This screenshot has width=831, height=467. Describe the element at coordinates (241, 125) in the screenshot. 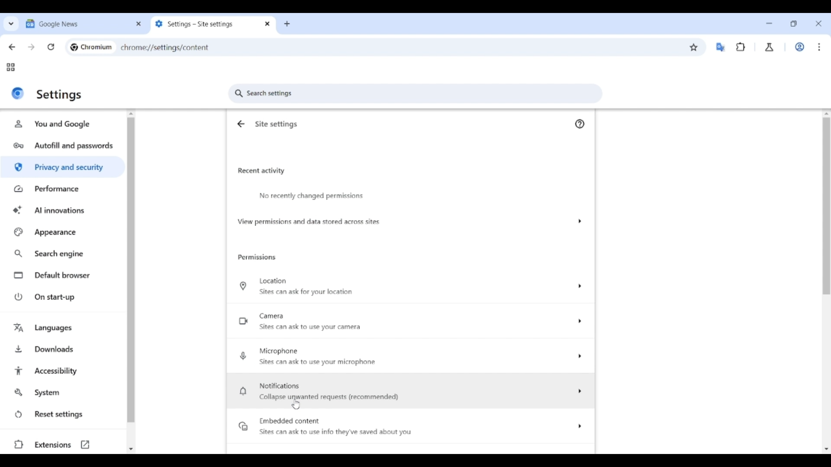

I see `Go back to Privacy and security settings` at that location.